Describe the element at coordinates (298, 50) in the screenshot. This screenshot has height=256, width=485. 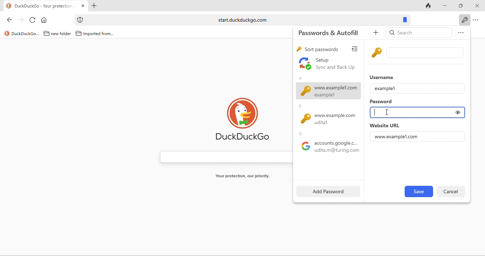
I see `key` at that location.